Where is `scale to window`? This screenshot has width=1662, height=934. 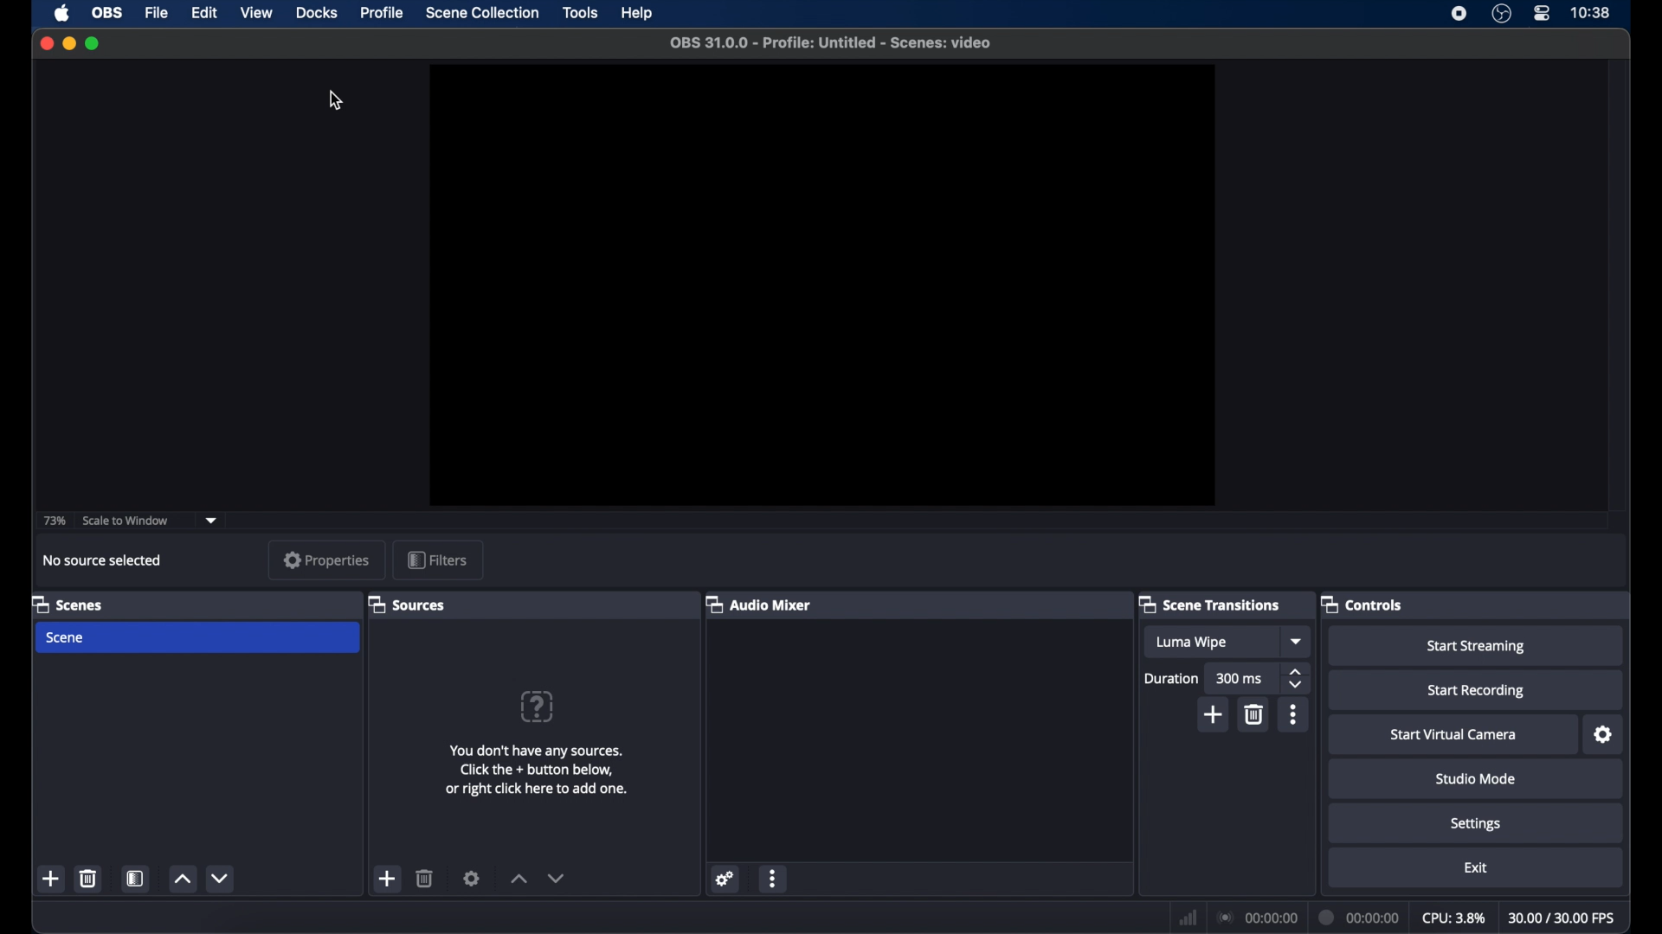
scale to window is located at coordinates (126, 521).